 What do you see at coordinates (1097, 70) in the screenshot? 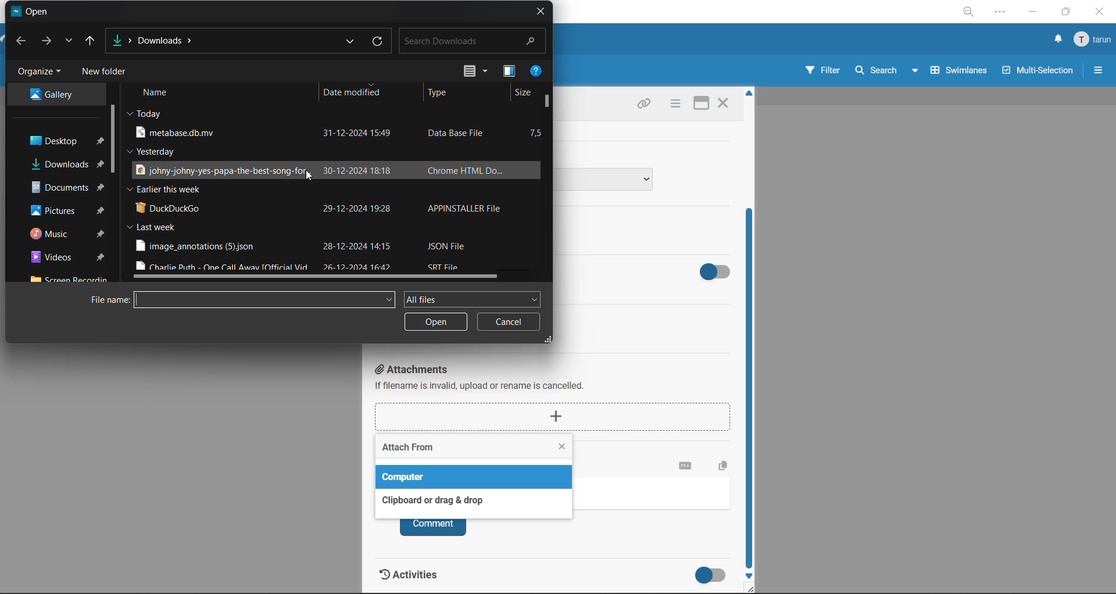
I see `sidebar` at bounding box center [1097, 70].